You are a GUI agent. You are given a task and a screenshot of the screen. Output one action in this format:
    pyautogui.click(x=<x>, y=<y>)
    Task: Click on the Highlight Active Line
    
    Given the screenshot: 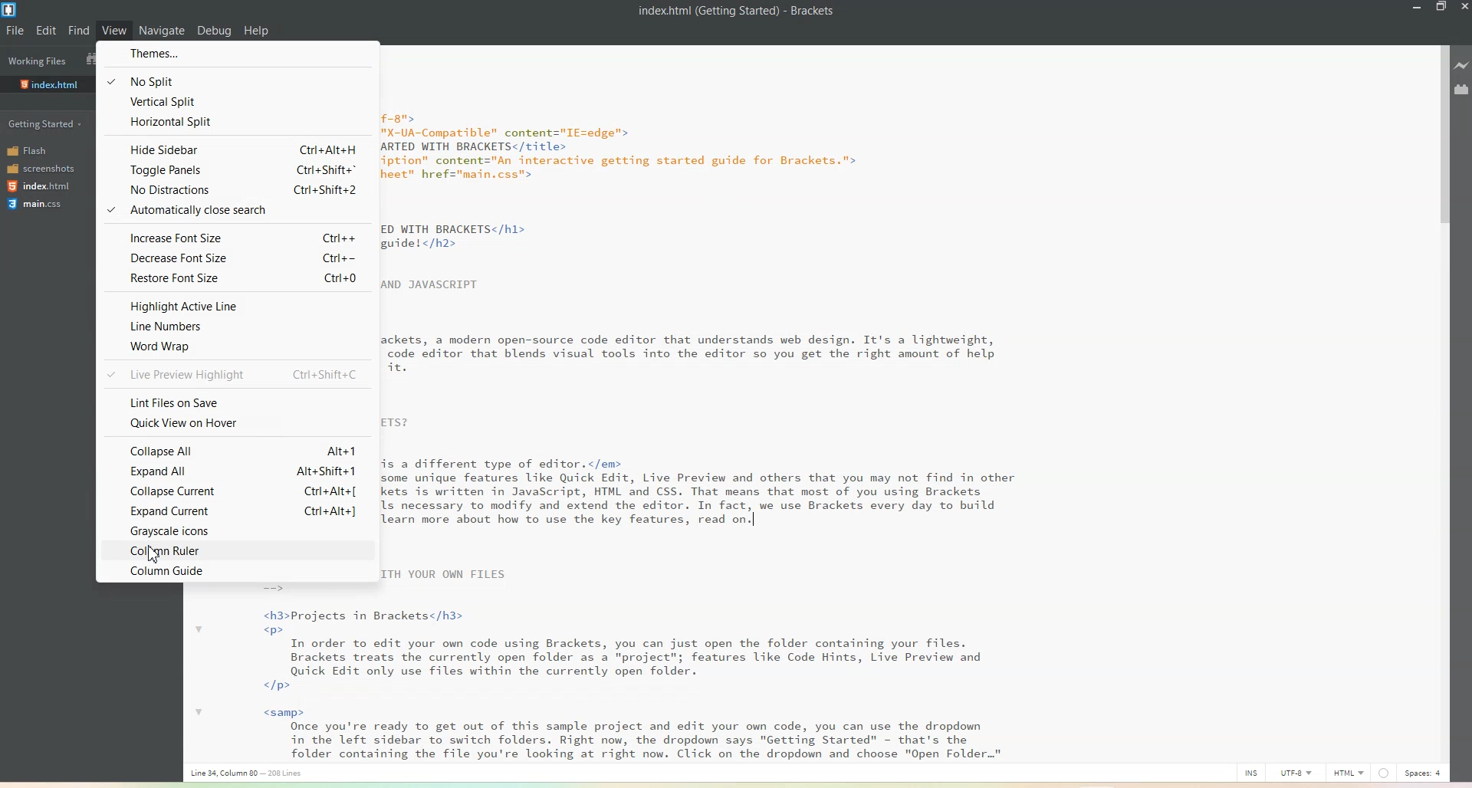 What is the action you would take?
    pyautogui.click(x=235, y=305)
    